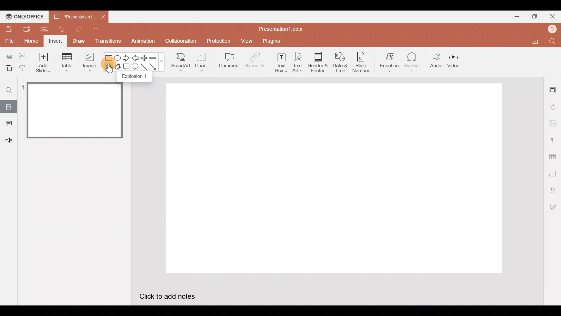 The image size is (561, 316). Describe the element at coordinates (8, 69) in the screenshot. I see `Paste` at that location.